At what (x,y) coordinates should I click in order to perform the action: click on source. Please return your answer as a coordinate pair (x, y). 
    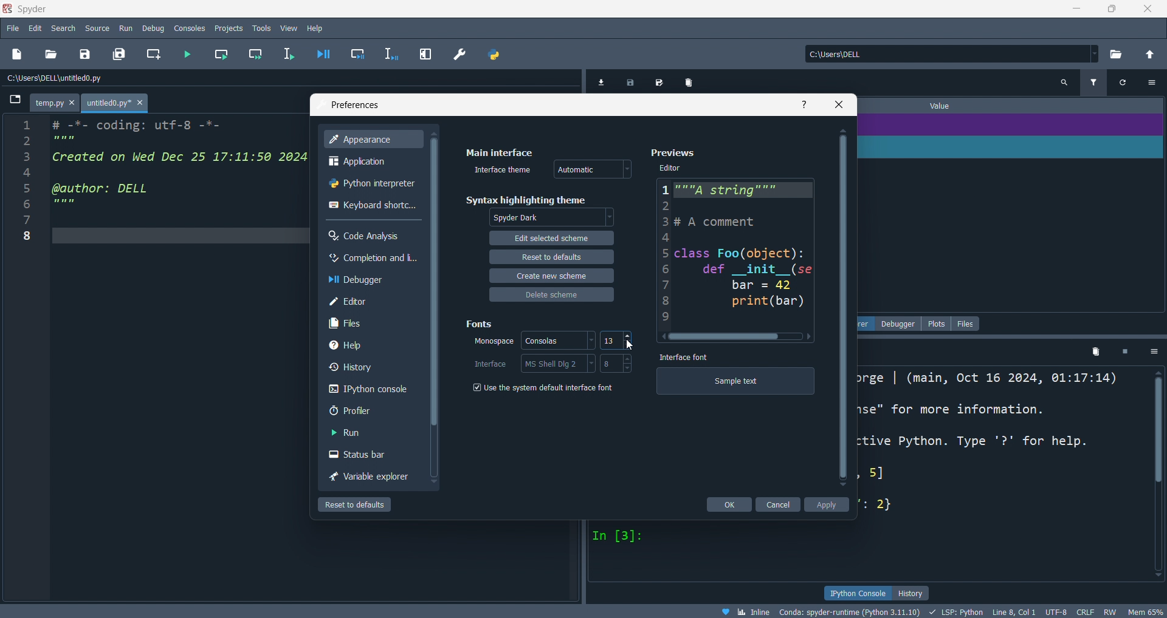
    Looking at the image, I should click on (97, 28).